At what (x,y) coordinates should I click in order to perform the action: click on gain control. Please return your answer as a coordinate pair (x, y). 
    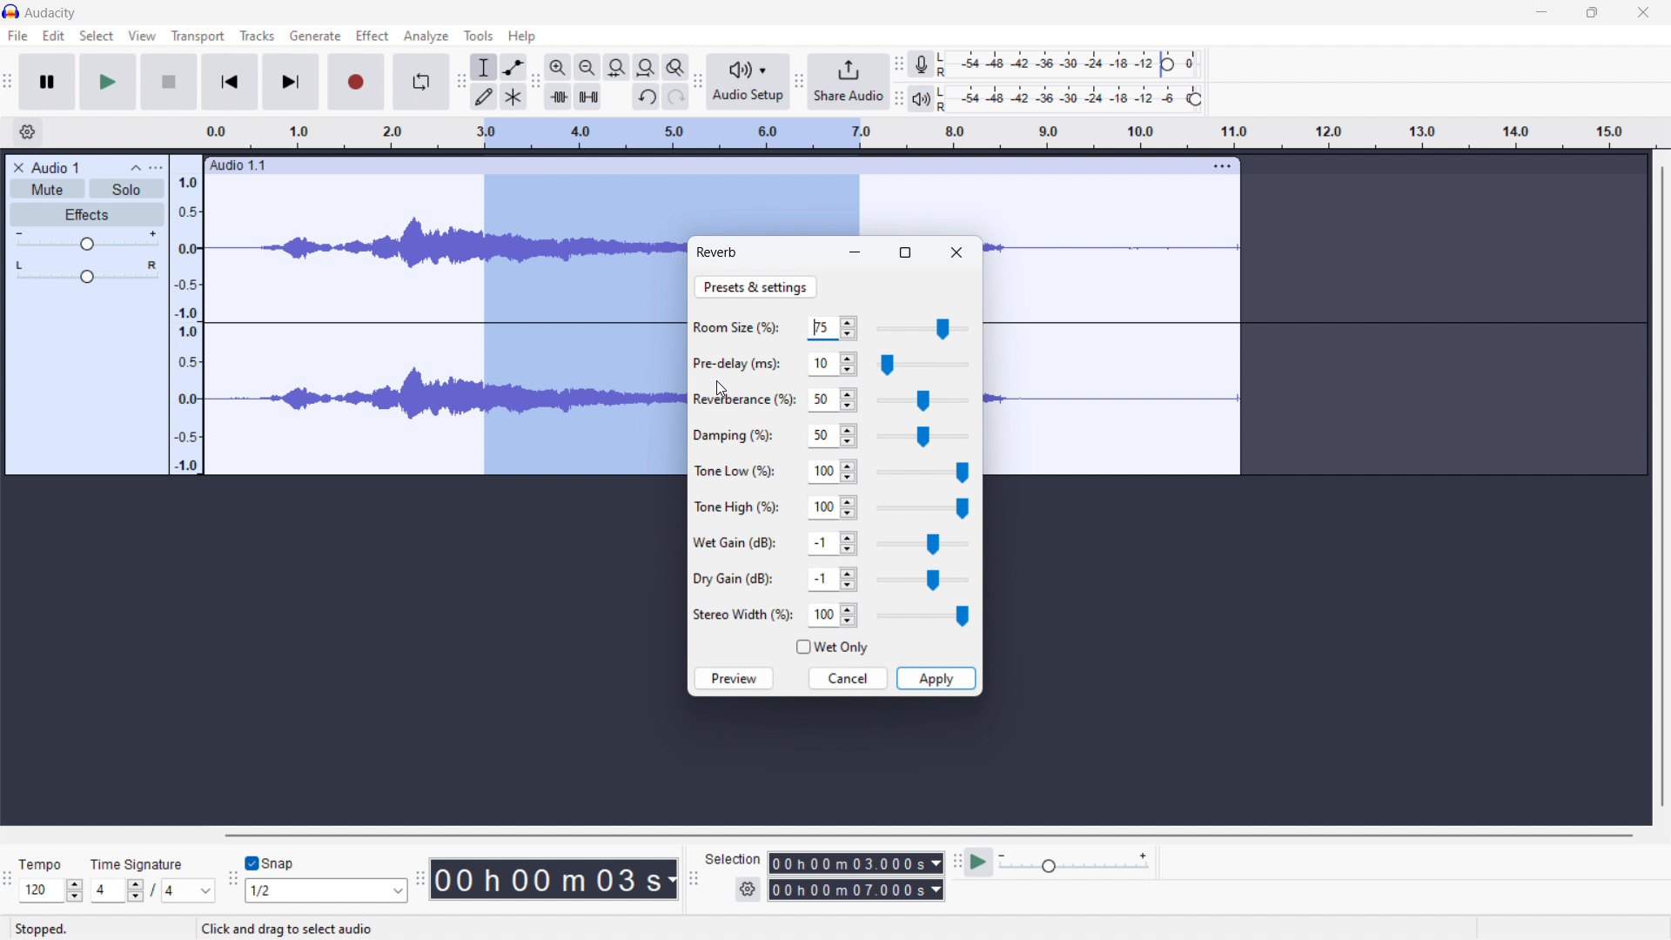
    Looking at the image, I should click on (86, 242).